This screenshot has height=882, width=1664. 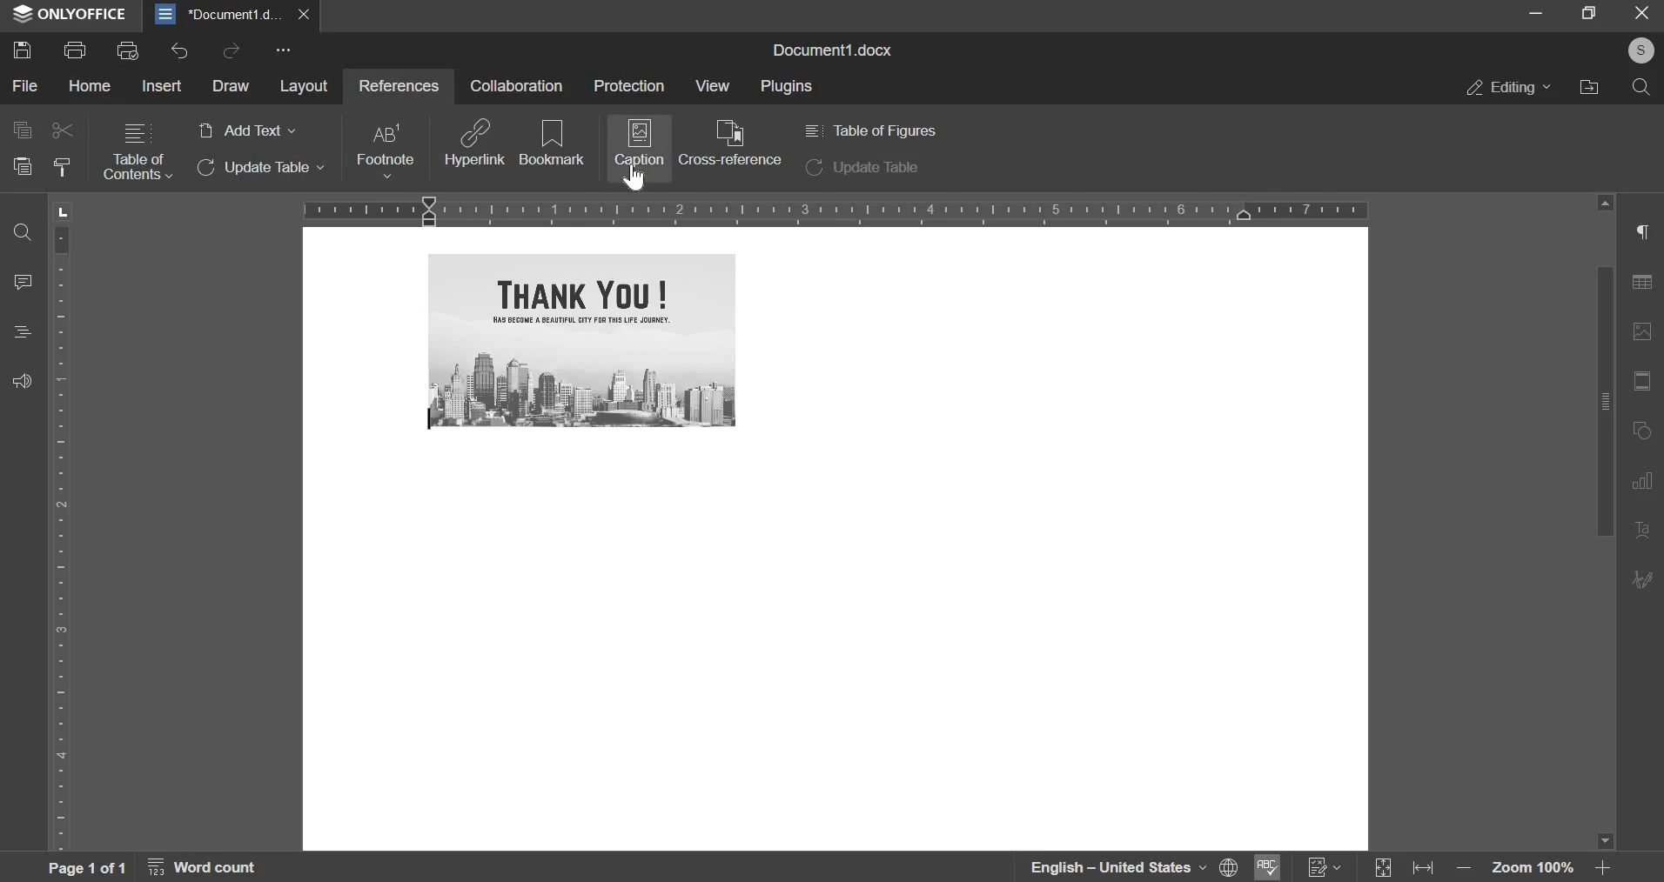 What do you see at coordinates (91, 86) in the screenshot?
I see `home` at bounding box center [91, 86].